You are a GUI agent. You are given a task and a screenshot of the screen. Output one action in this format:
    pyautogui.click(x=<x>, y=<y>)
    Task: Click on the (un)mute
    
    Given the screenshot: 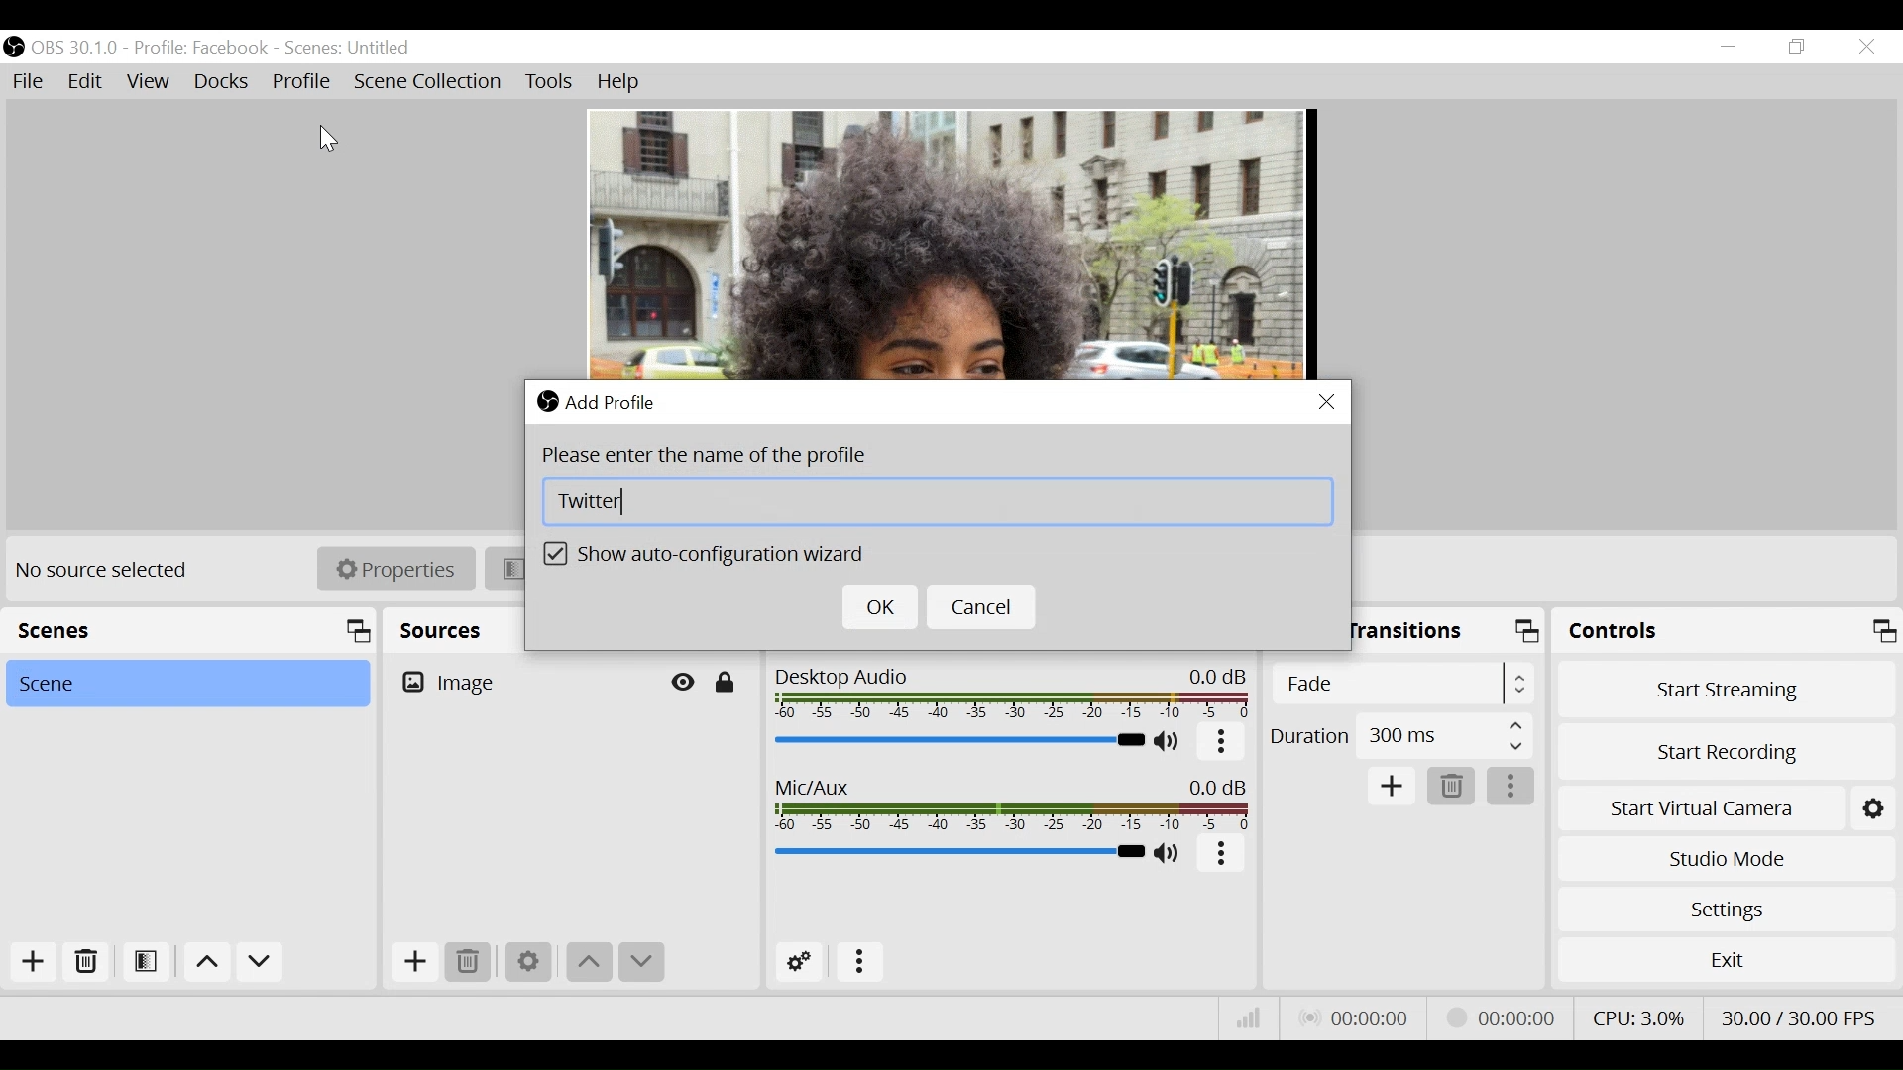 What is the action you would take?
    pyautogui.click(x=1170, y=743)
    